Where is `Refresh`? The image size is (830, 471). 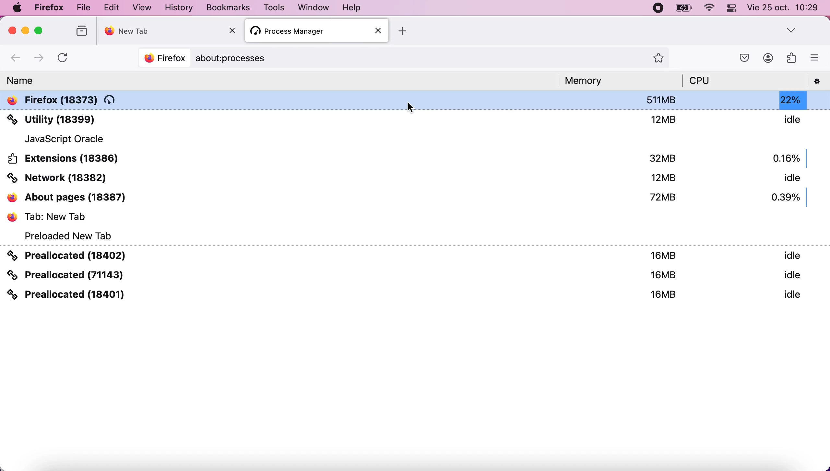
Refresh is located at coordinates (62, 59).